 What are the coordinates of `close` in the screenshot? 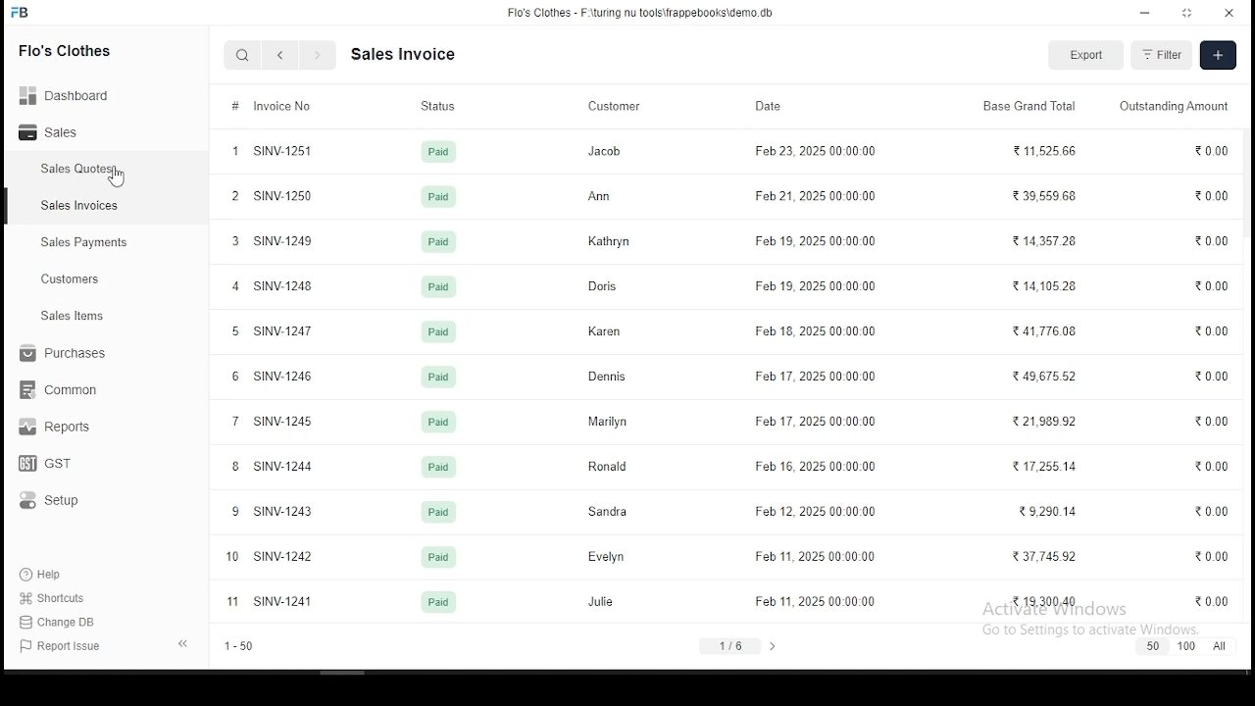 It's located at (1230, 12).